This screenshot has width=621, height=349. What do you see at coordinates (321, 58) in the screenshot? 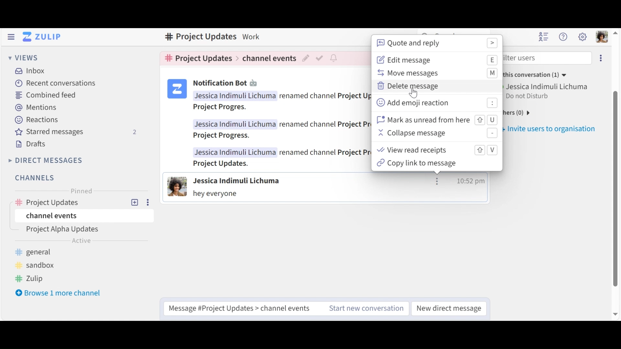
I see `Mark as resolved` at bounding box center [321, 58].